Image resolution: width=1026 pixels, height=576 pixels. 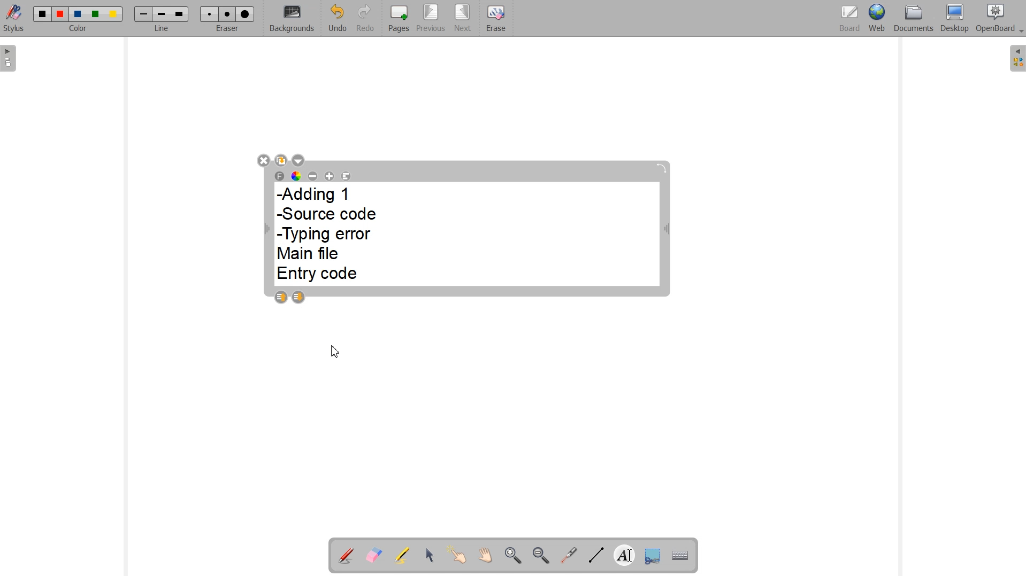 I want to click on Width adjustable, so click(x=668, y=231).